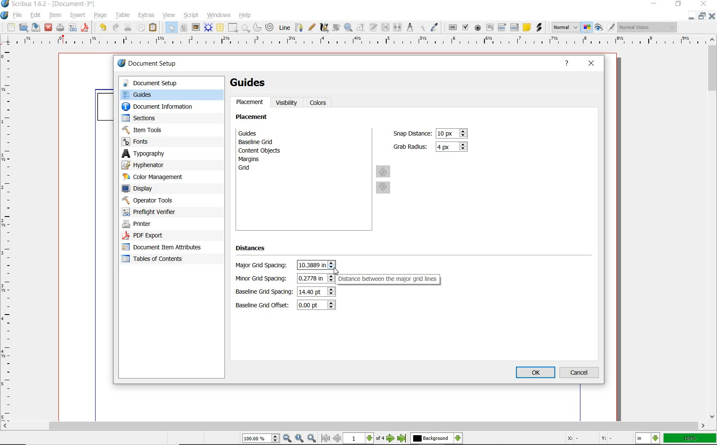 This screenshot has width=717, height=445. Describe the element at coordinates (691, 438) in the screenshot. I see `100%` at that location.